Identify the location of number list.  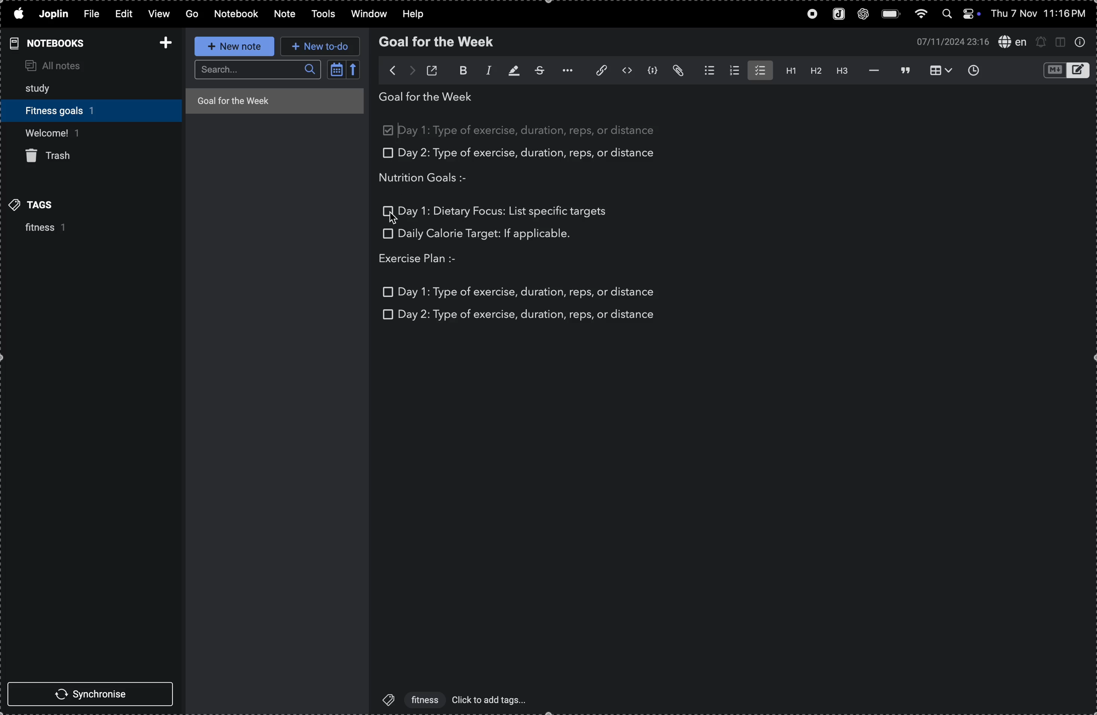
(732, 70).